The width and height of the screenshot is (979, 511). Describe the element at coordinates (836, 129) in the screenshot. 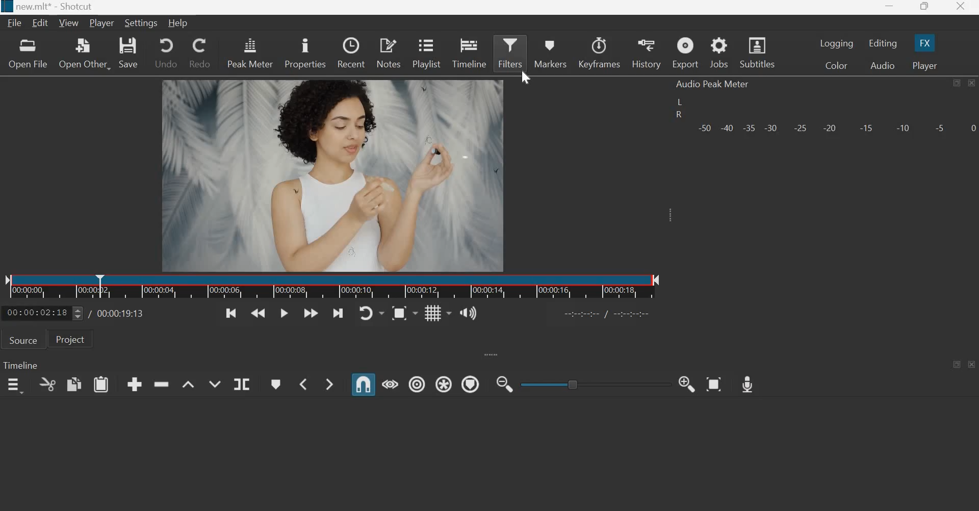

I see `Volume meter` at that location.